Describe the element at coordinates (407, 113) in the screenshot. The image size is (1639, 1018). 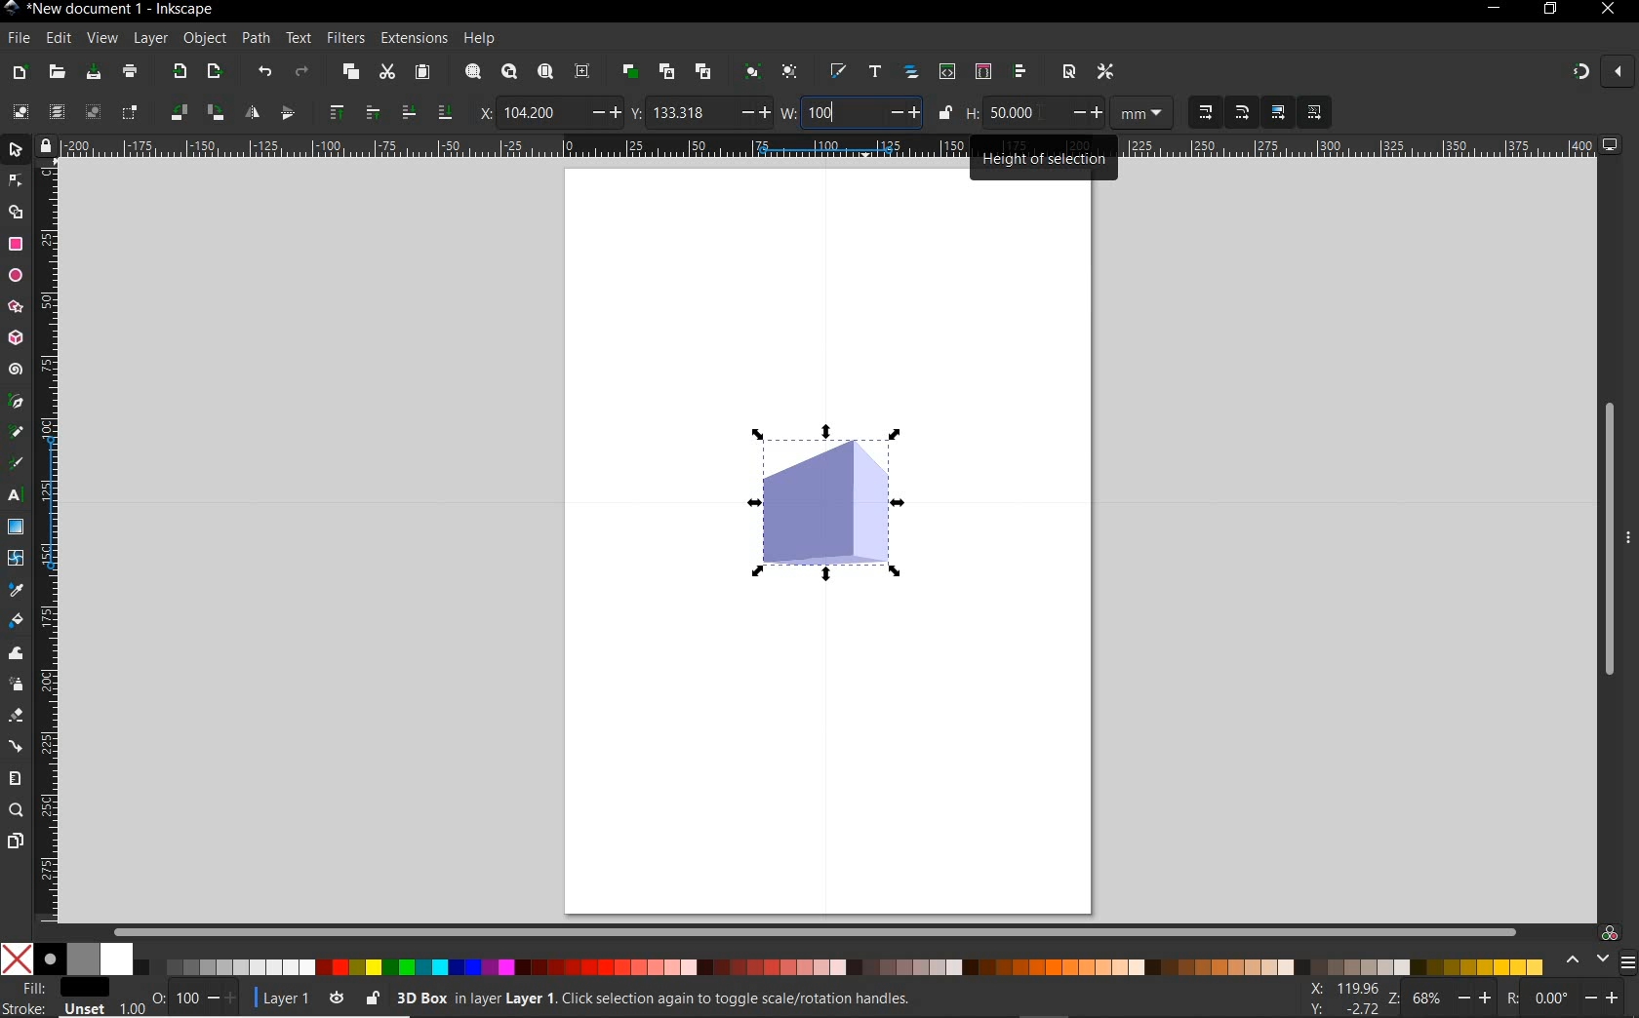
I see `lower selection` at that location.